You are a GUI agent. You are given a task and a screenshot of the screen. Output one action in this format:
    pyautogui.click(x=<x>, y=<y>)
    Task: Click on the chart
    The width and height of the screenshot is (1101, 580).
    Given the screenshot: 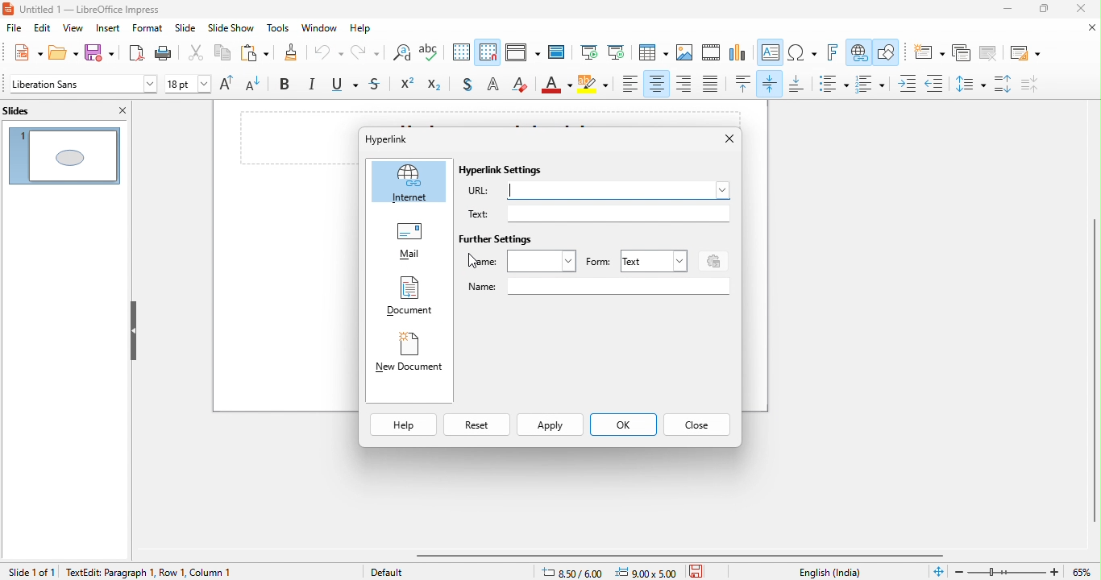 What is the action you would take?
    pyautogui.click(x=738, y=54)
    